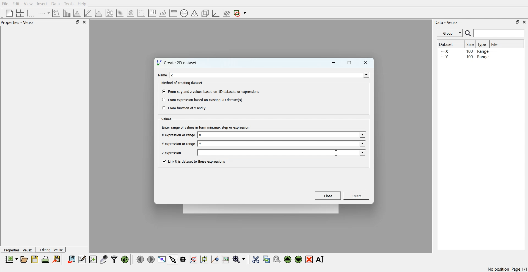 The height and width of the screenshot is (272, 528). What do you see at coordinates (82, 4) in the screenshot?
I see `Help` at bounding box center [82, 4].